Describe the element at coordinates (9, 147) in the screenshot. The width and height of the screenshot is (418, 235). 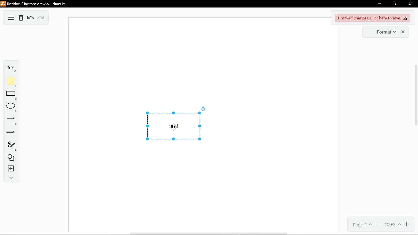
I see `freehand` at that location.